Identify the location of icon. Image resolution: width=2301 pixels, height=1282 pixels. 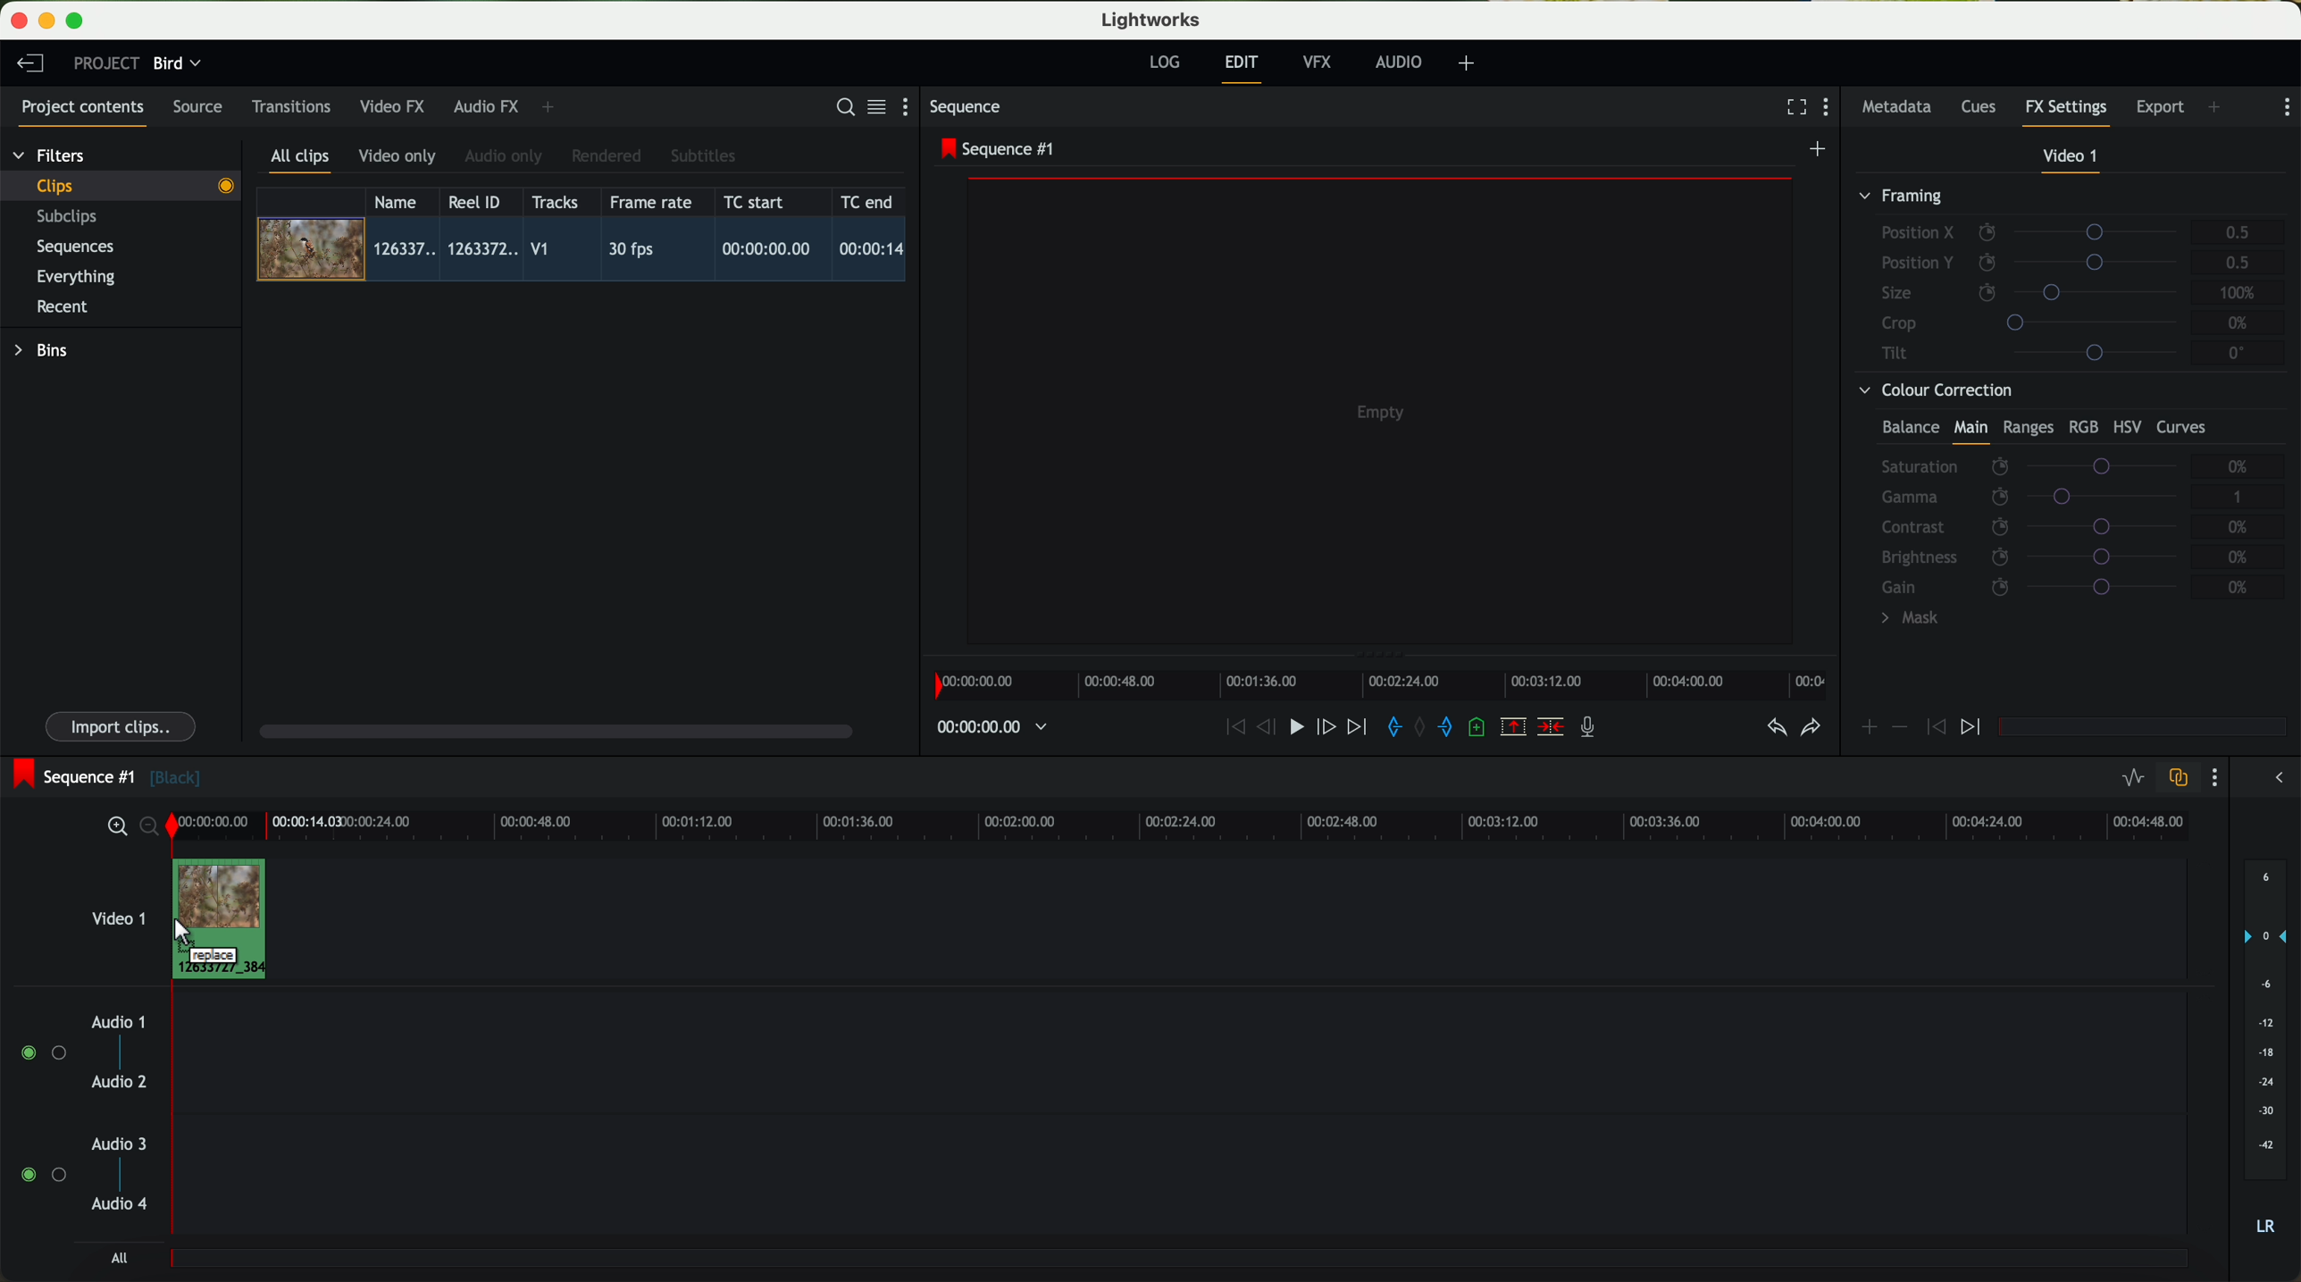
(1898, 727).